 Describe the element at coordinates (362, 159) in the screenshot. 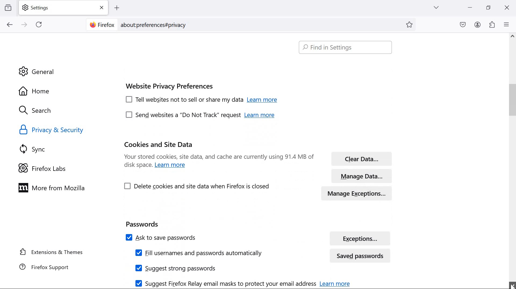

I see `clear data` at that location.